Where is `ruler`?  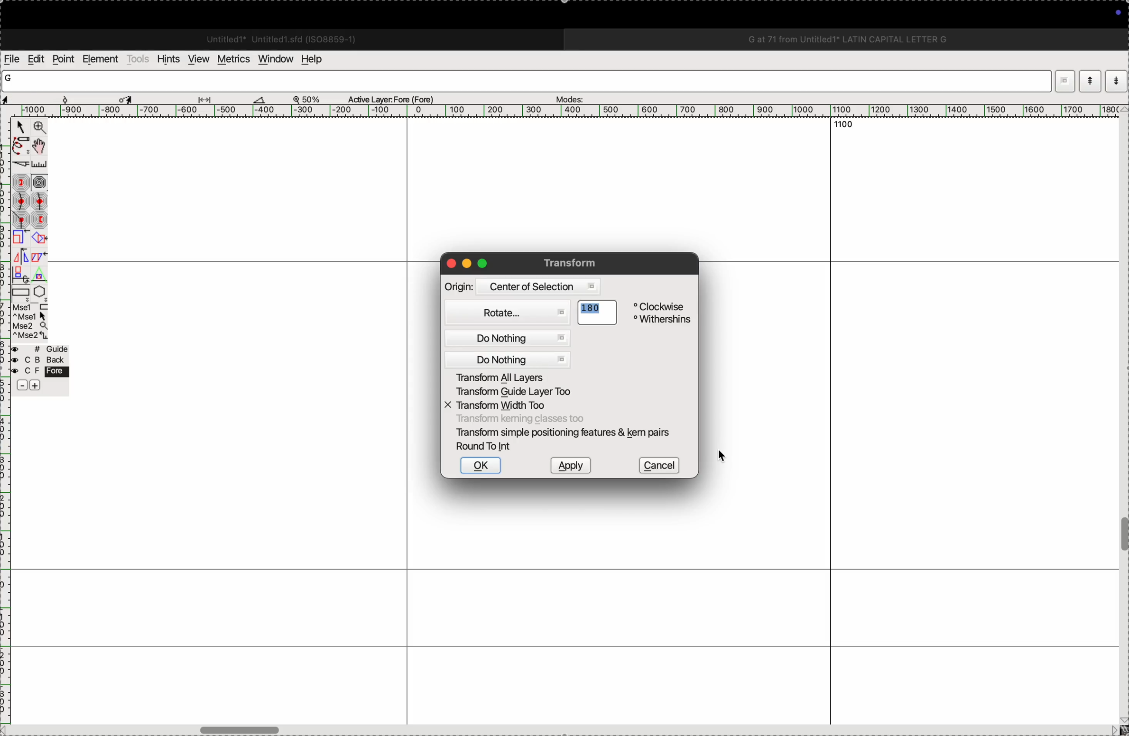
ruler is located at coordinates (38, 165).